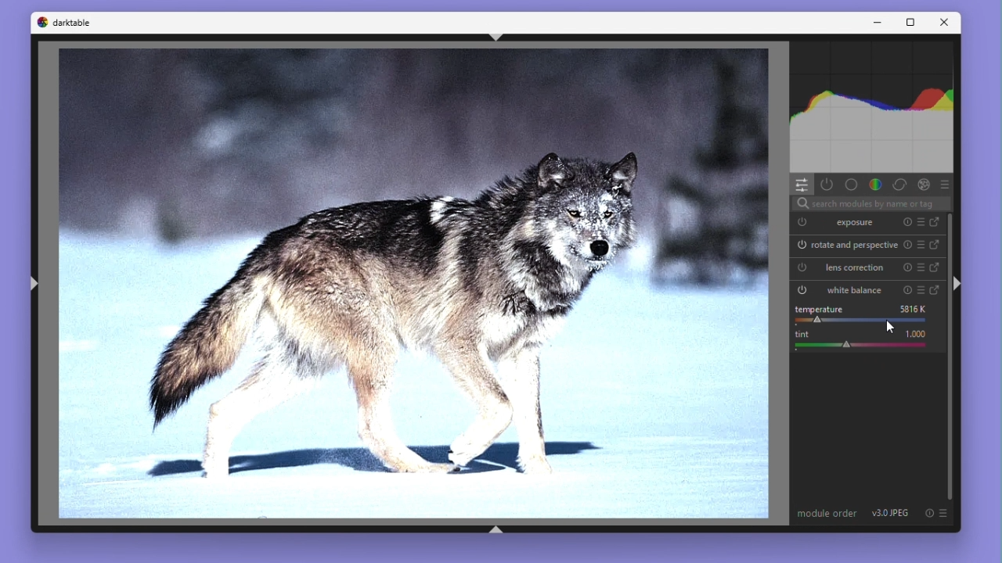  I want to click on Rotate and perspective, so click(848, 246).